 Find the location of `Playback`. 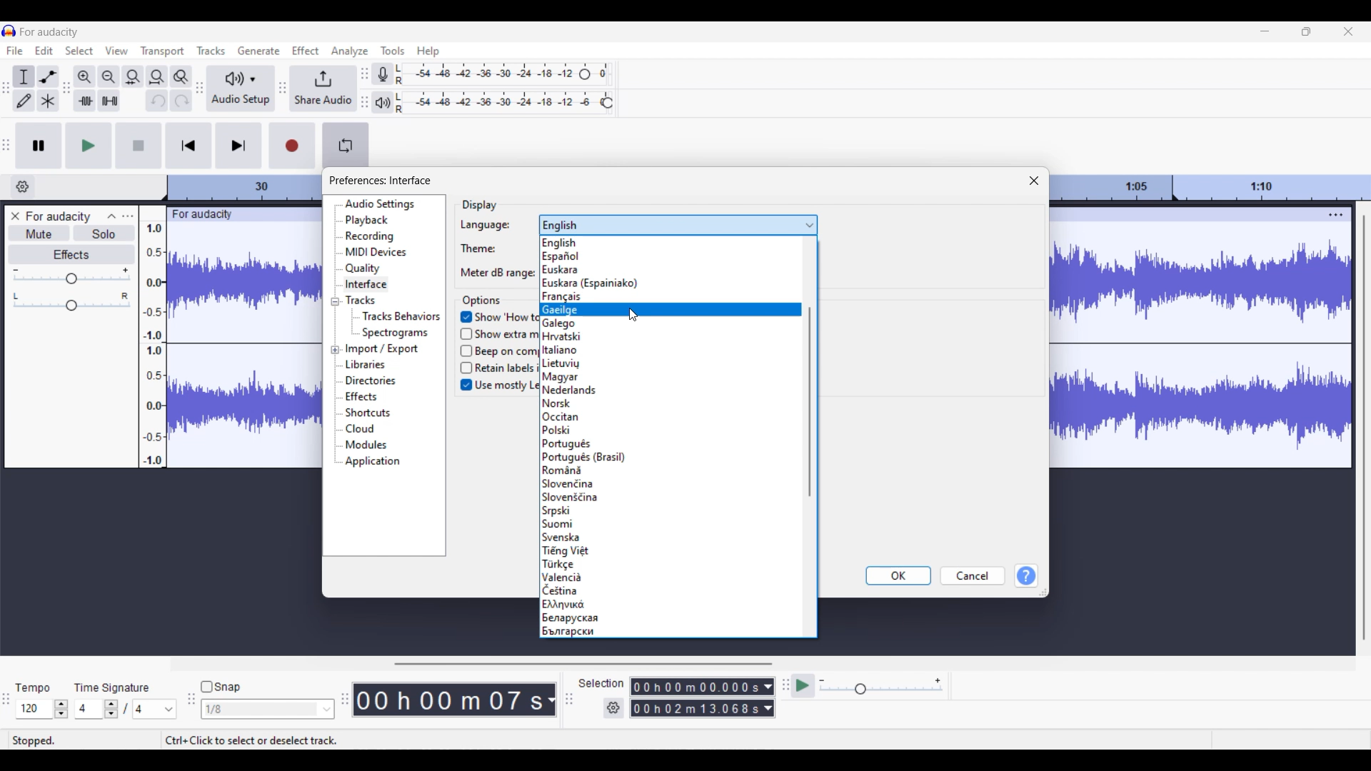

Playback is located at coordinates (368, 221).